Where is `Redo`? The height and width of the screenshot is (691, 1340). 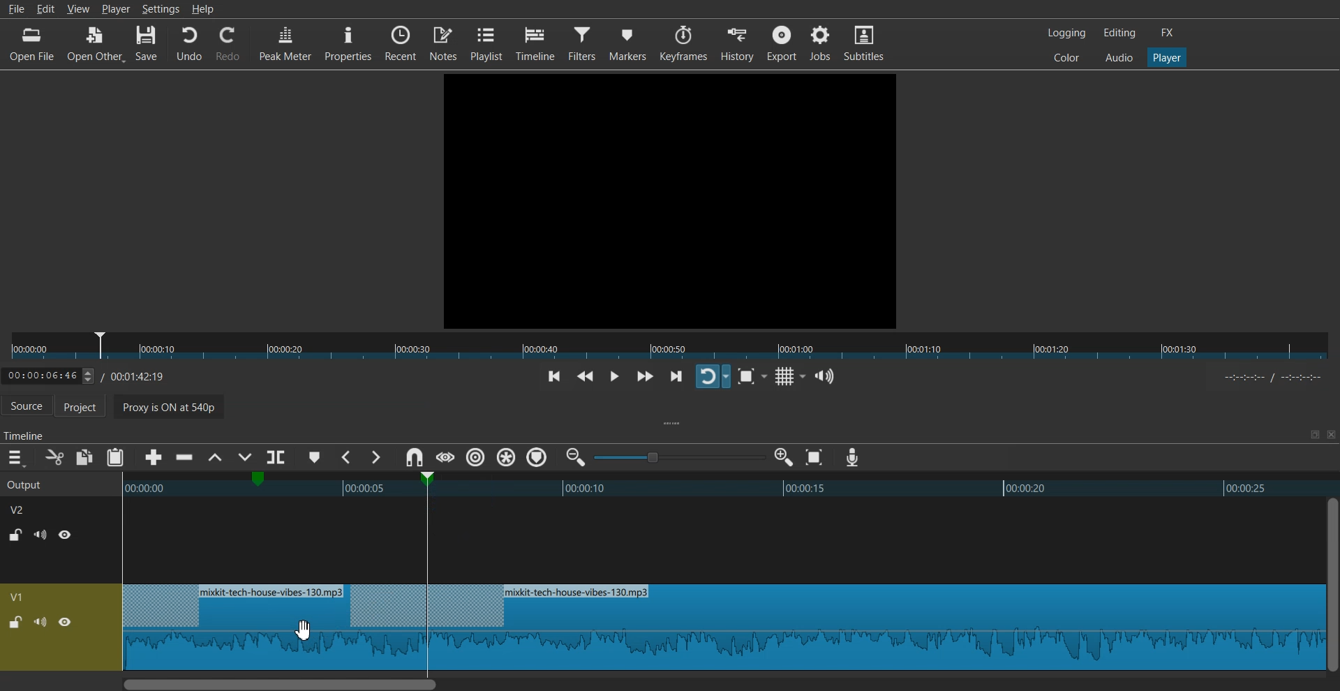
Redo is located at coordinates (228, 44).